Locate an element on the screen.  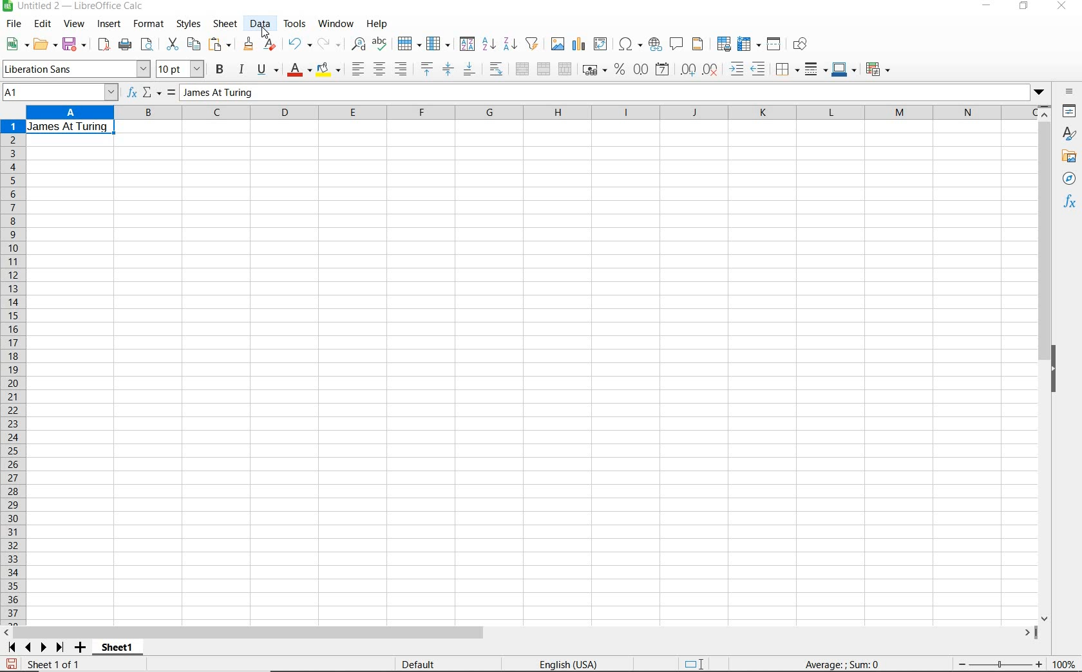
align bottom is located at coordinates (469, 69).